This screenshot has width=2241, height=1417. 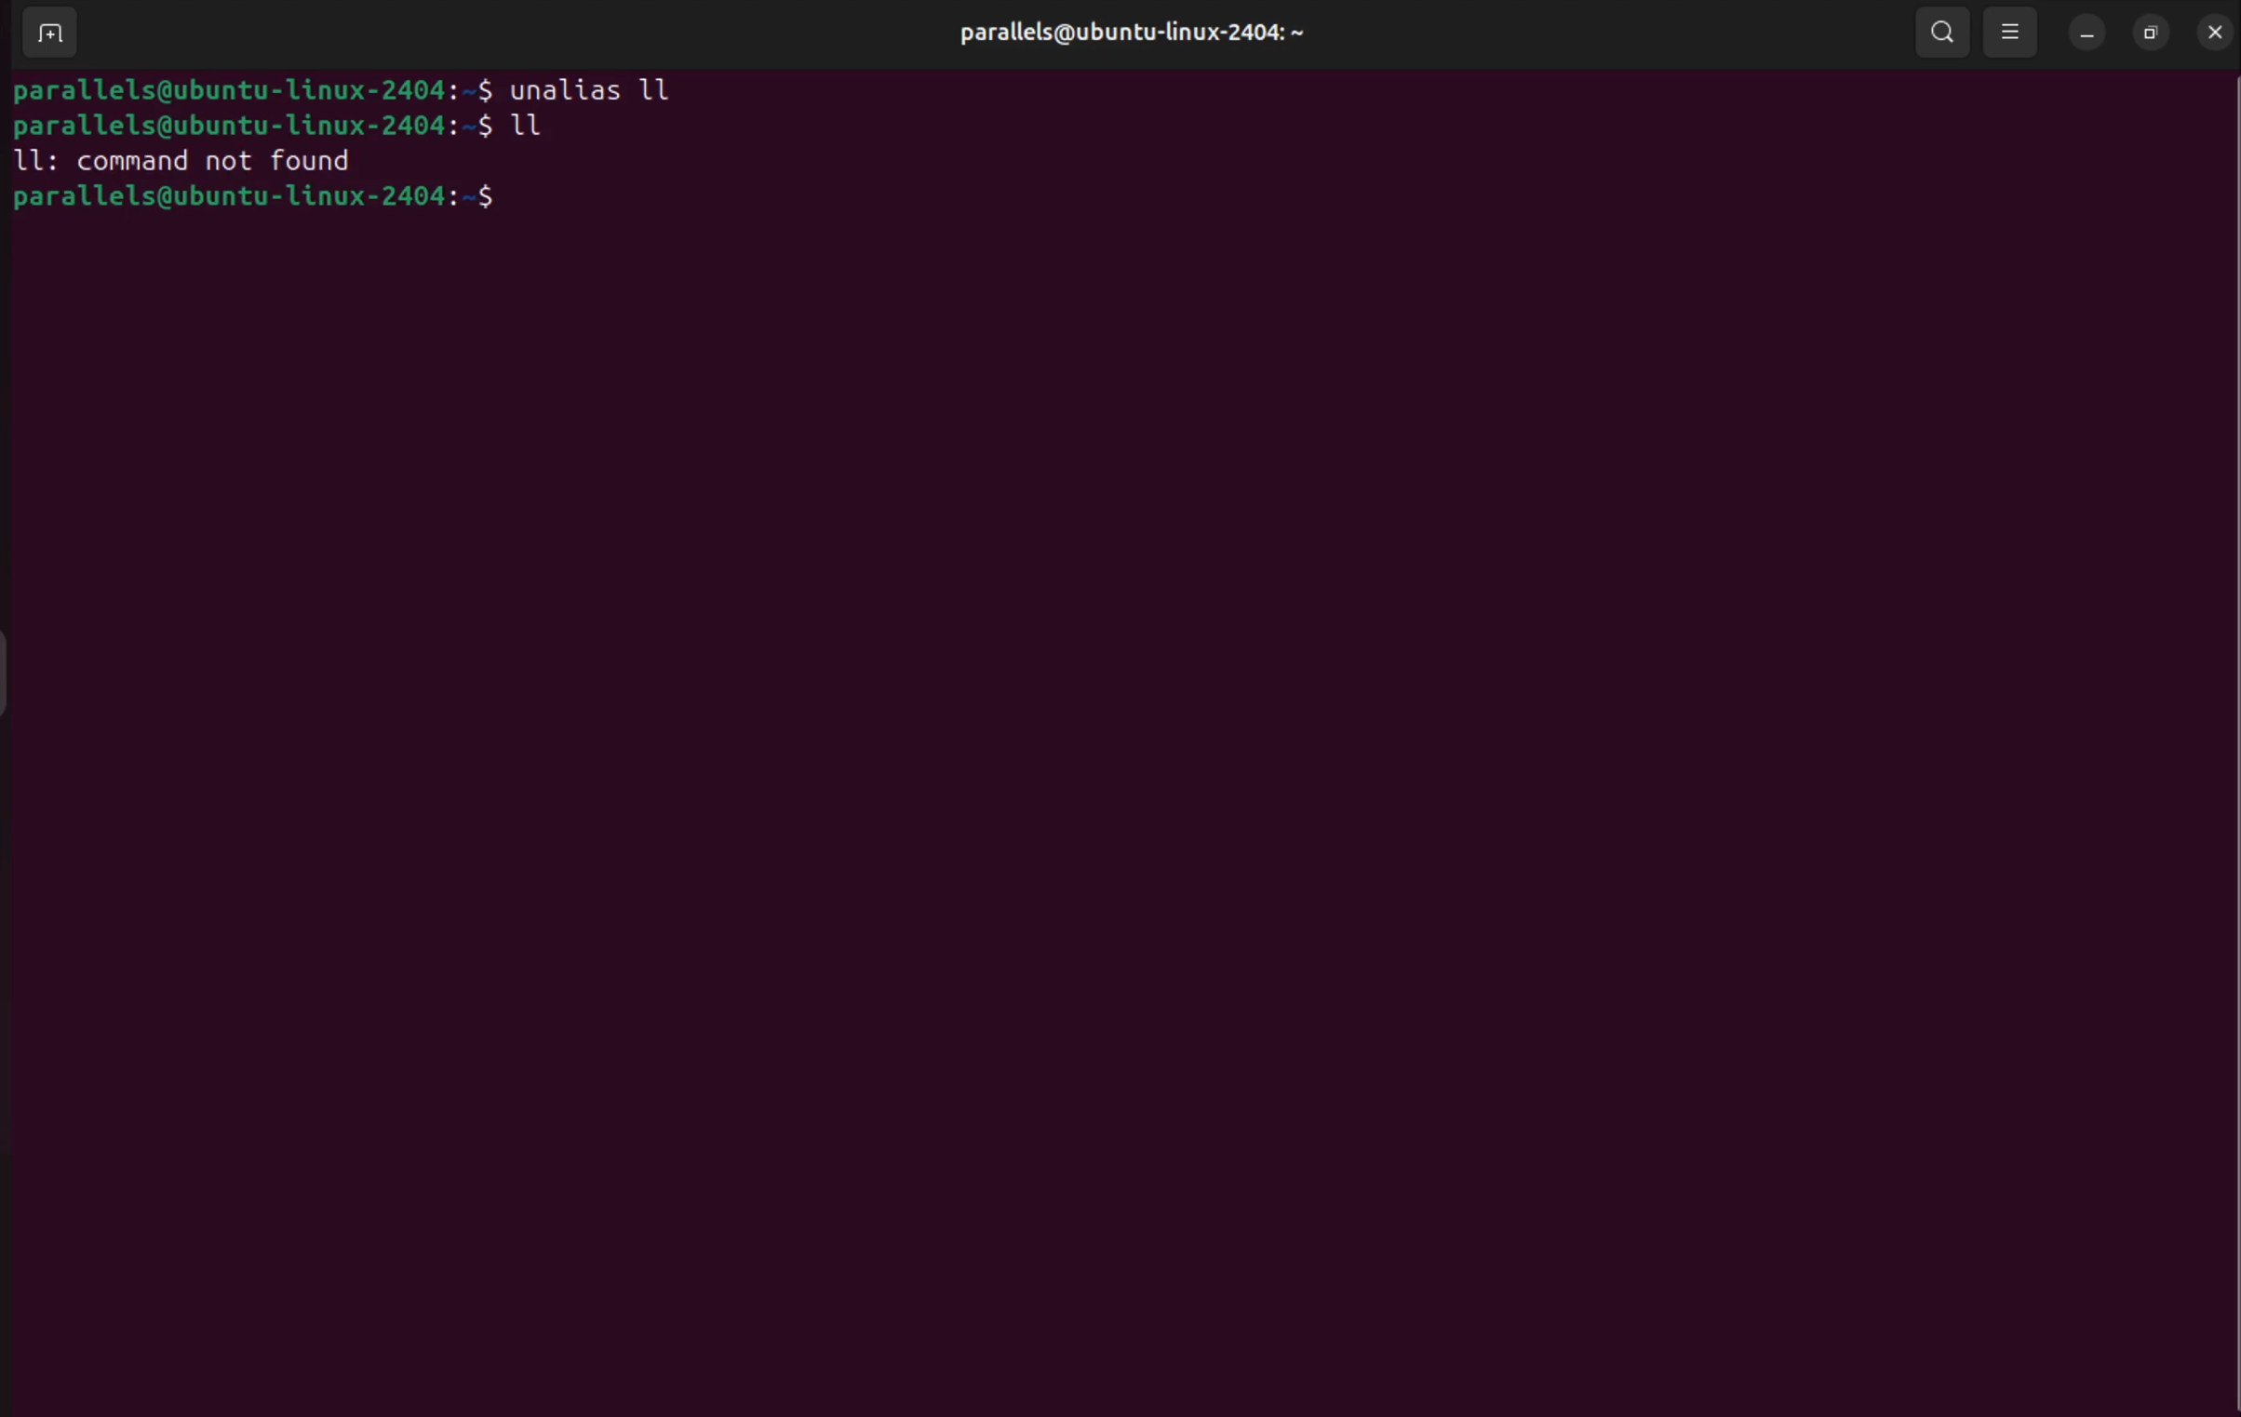 I want to click on add terminal, so click(x=44, y=36).